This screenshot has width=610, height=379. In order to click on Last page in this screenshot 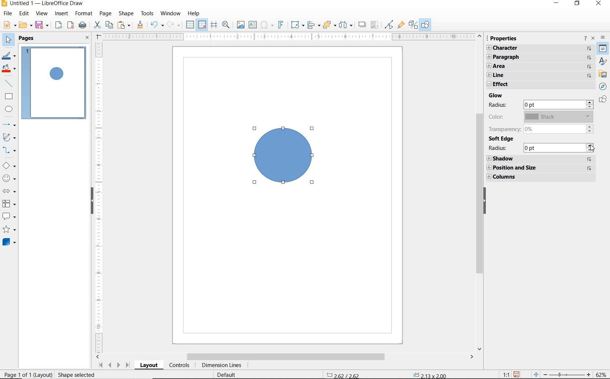, I will do `click(127, 366)`.